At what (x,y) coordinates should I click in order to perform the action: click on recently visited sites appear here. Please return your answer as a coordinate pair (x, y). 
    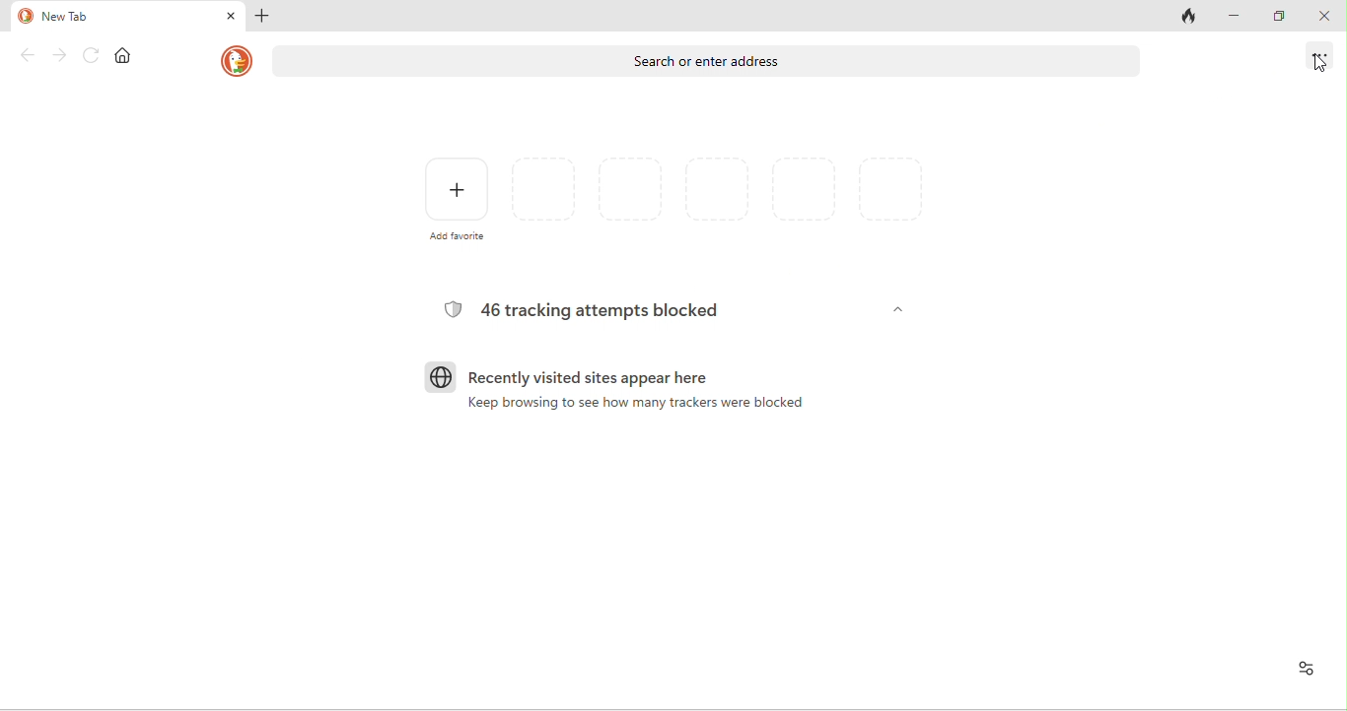
    Looking at the image, I should click on (581, 379).